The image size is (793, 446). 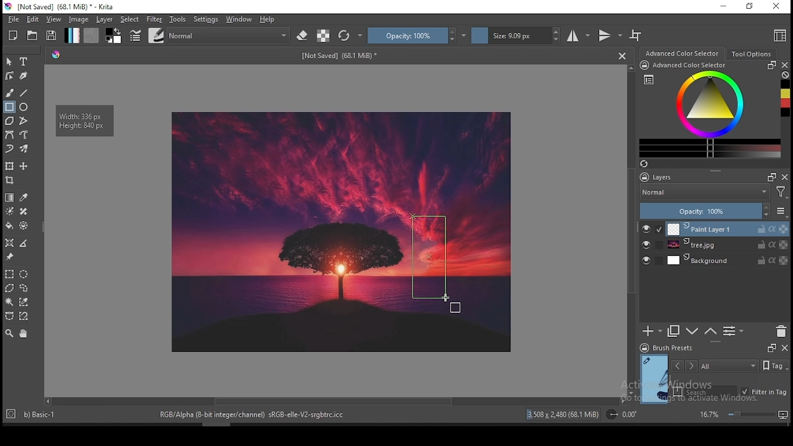 I want to click on scroll bar, so click(x=212, y=424).